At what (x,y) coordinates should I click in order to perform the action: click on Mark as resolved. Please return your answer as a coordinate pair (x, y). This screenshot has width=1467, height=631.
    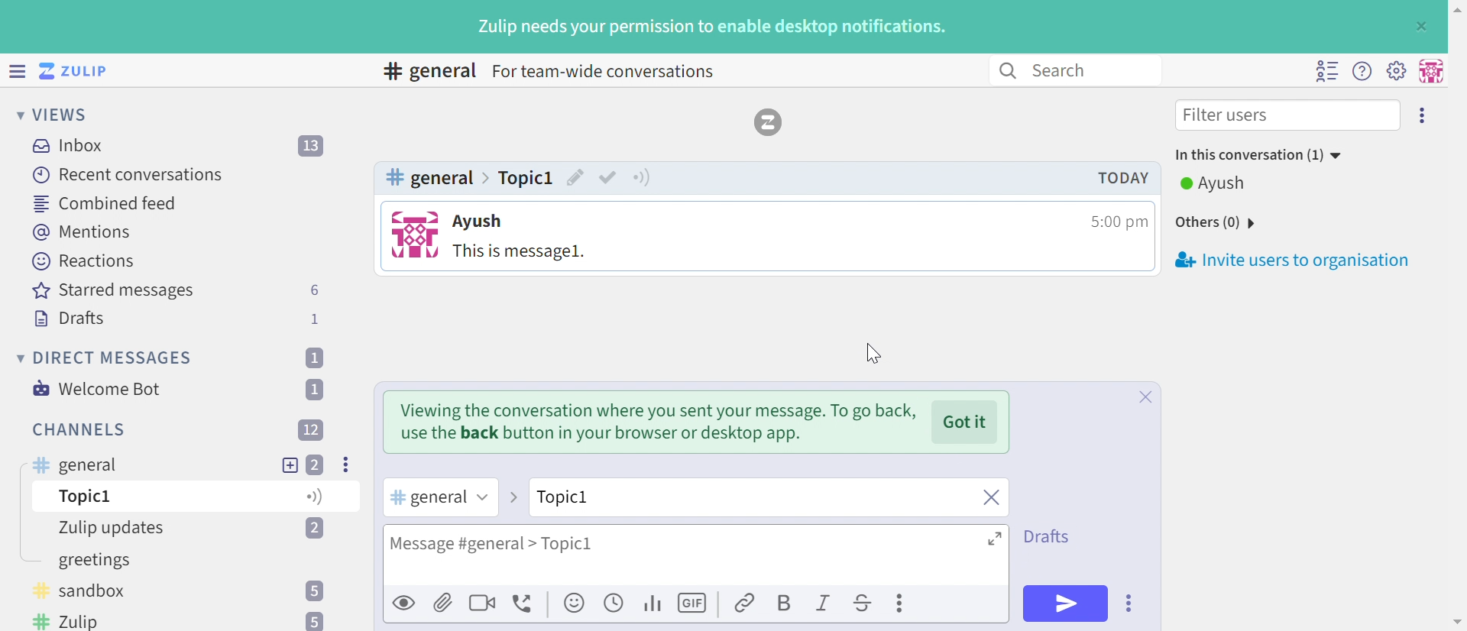
    Looking at the image, I should click on (608, 176).